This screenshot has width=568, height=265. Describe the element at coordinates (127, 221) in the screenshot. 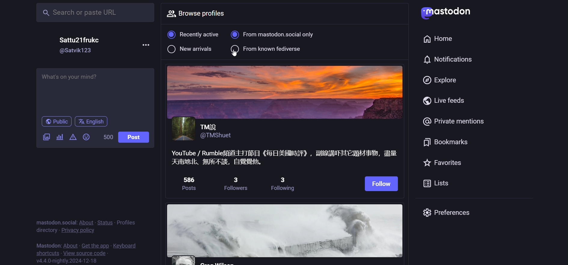

I see `profile` at that location.